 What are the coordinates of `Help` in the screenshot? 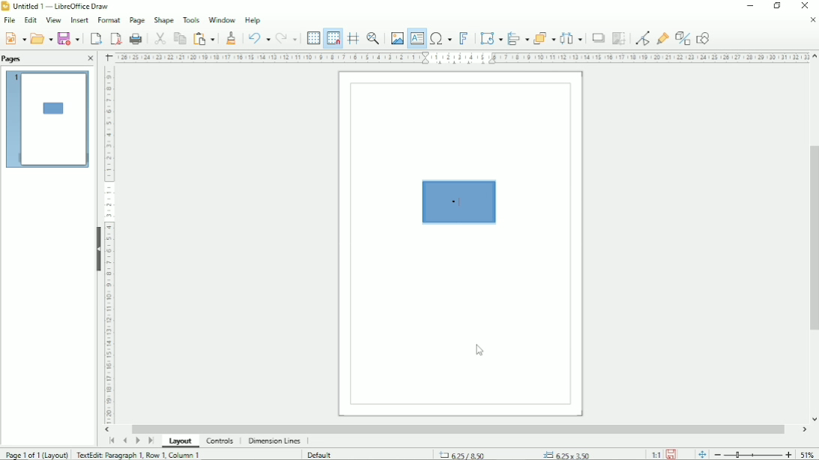 It's located at (252, 20).